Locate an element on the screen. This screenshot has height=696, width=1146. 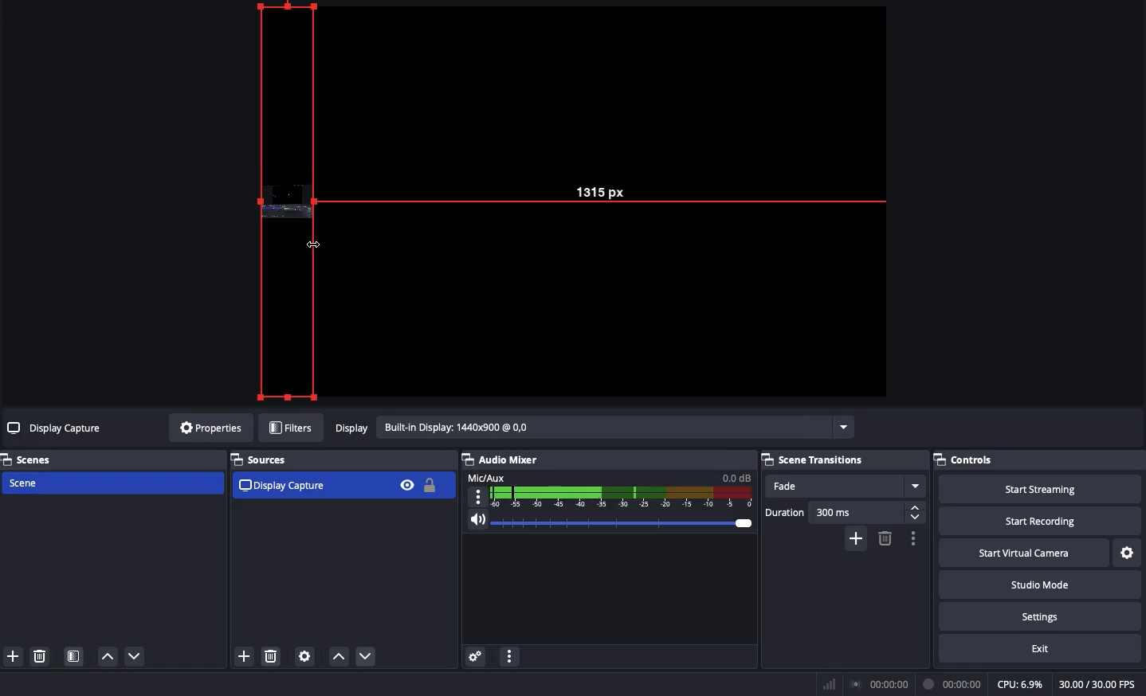
Options is located at coordinates (911, 538).